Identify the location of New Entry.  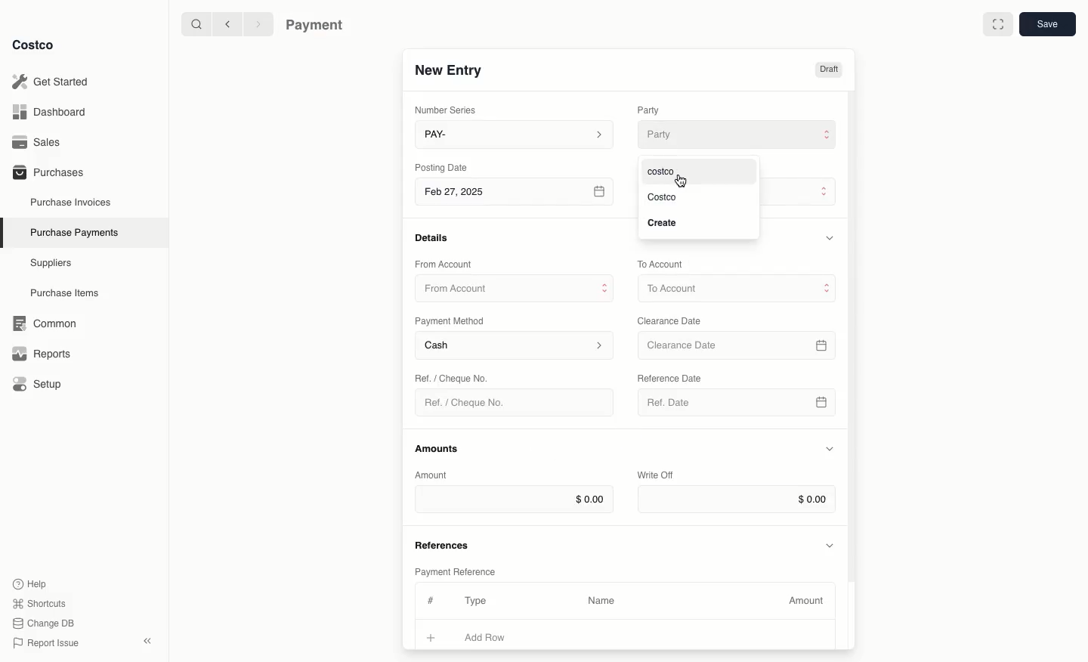
(450, 70).